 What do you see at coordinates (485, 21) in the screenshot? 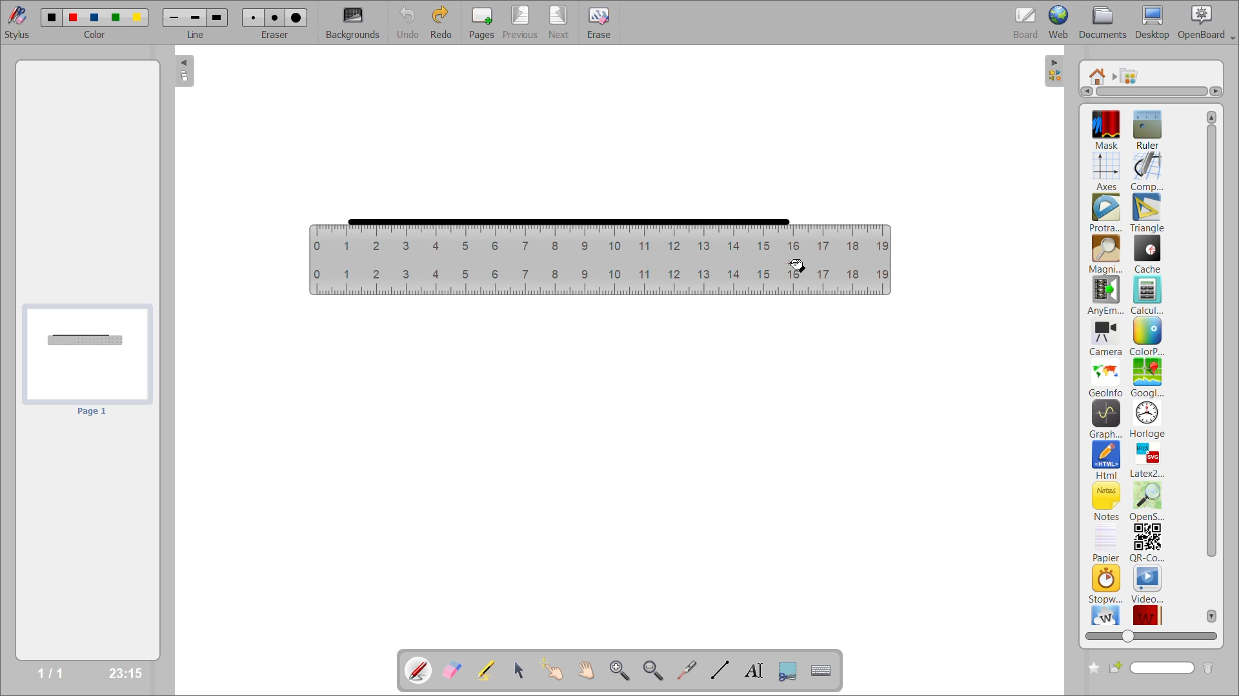
I see `pages` at bounding box center [485, 21].